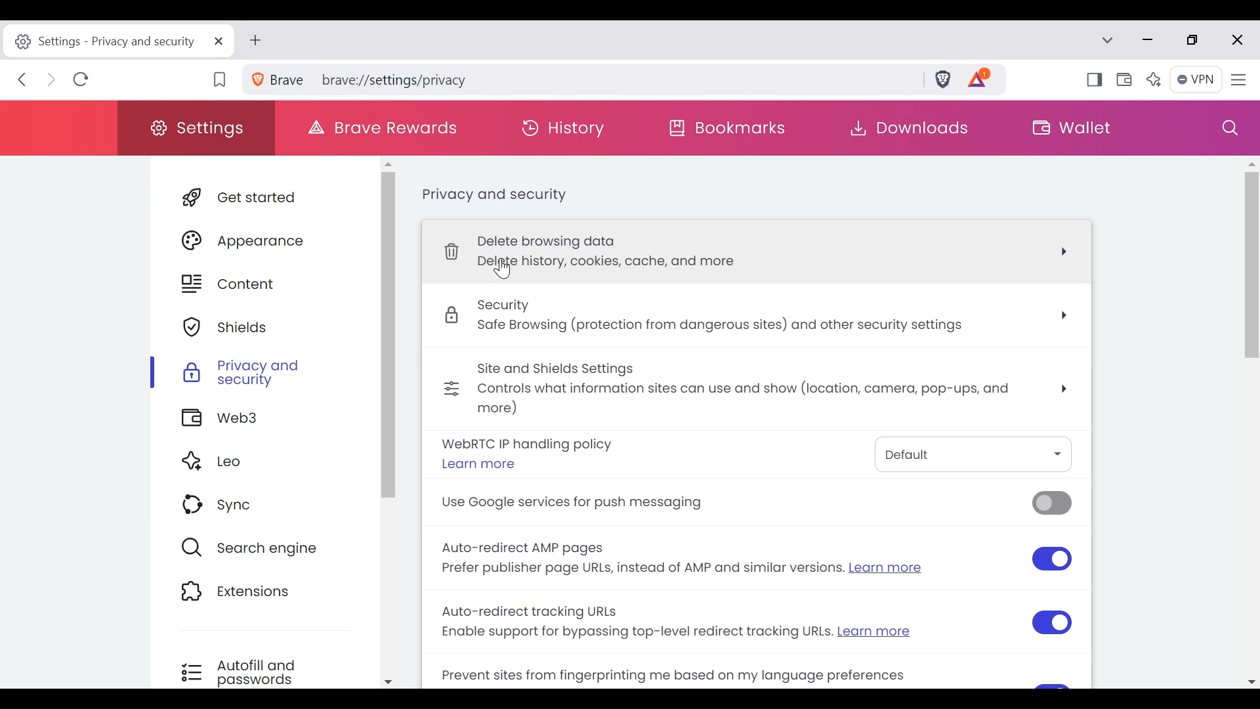 This screenshot has height=709, width=1260. Describe the element at coordinates (754, 623) in the screenshot. I see `Auto-redirect tracking URLs
Enable support for bypassing top-level redirect tracking URLs. Learn more` at that location.